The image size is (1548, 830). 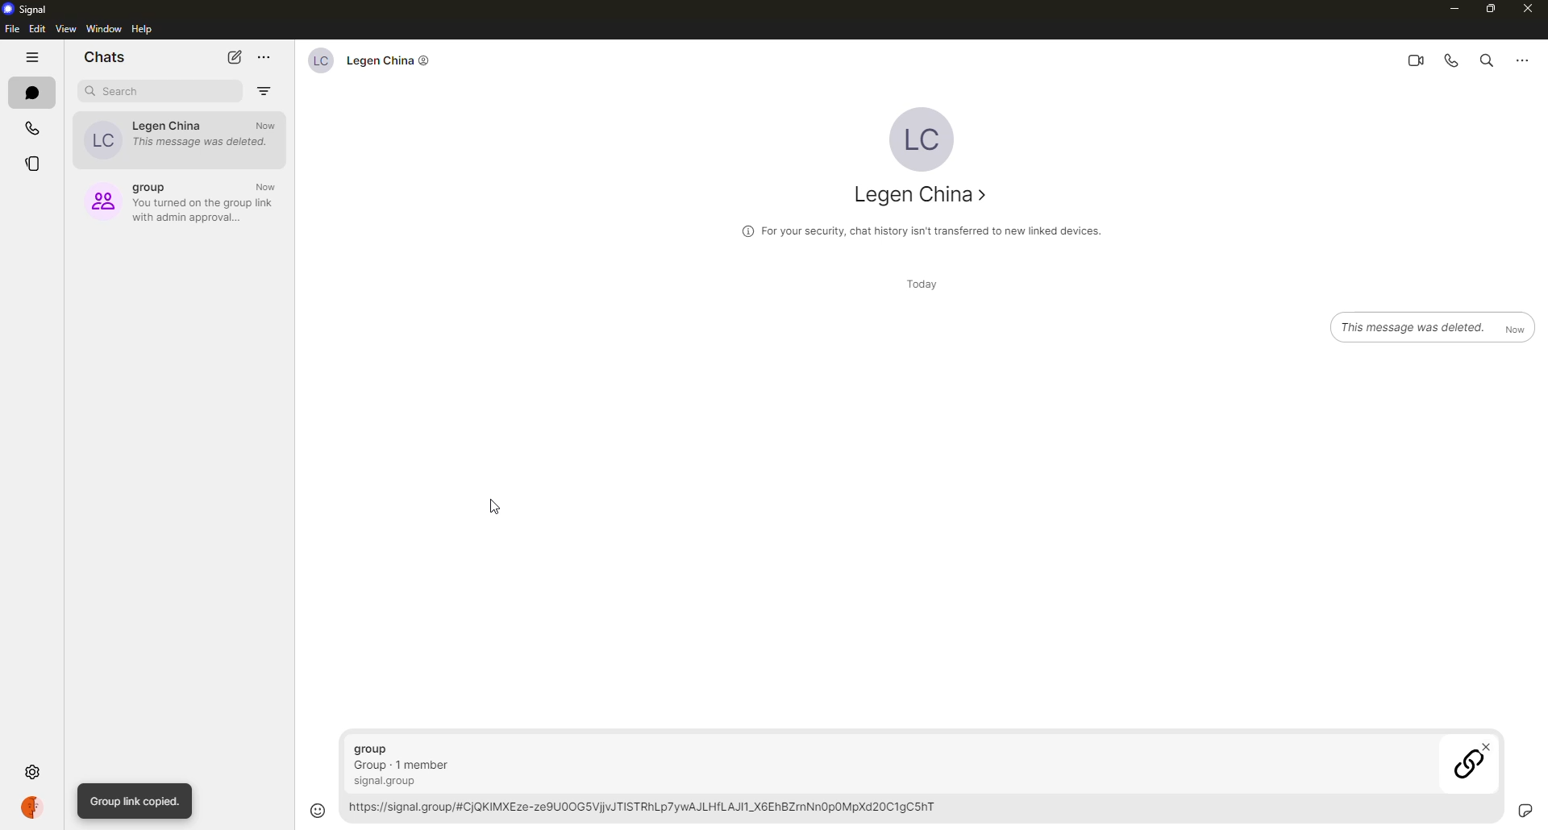 What do you see at coordinates (264, 87) in the screenshot?
I see `filter` at bounding box center [264, 87].